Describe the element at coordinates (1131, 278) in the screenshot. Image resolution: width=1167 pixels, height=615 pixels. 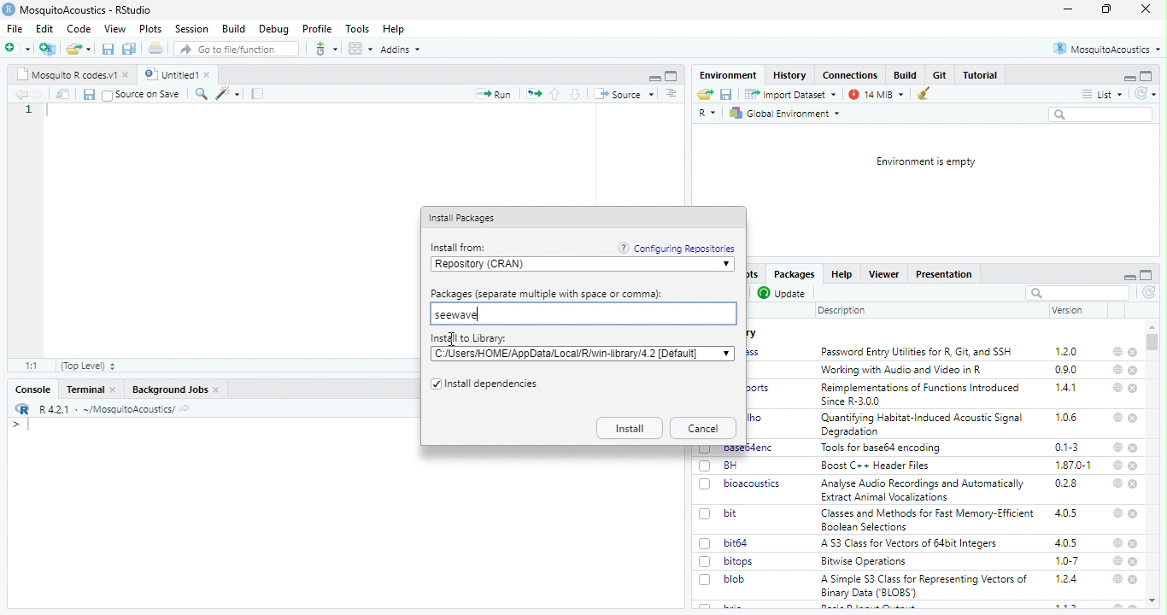
I see `minimise` at that location.